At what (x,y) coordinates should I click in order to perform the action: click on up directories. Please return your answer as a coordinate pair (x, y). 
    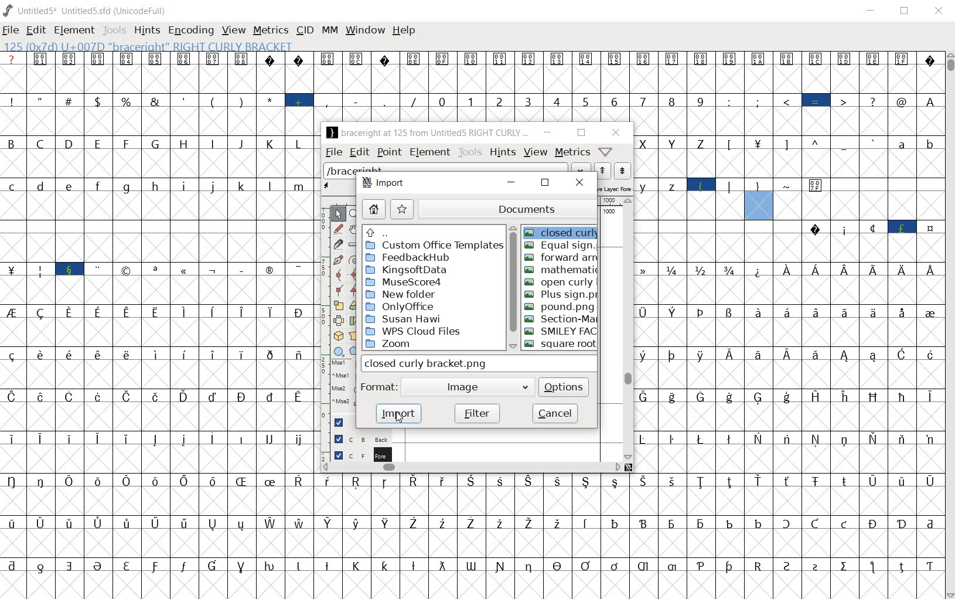
    Looking at the image, I should click on (433, 234).